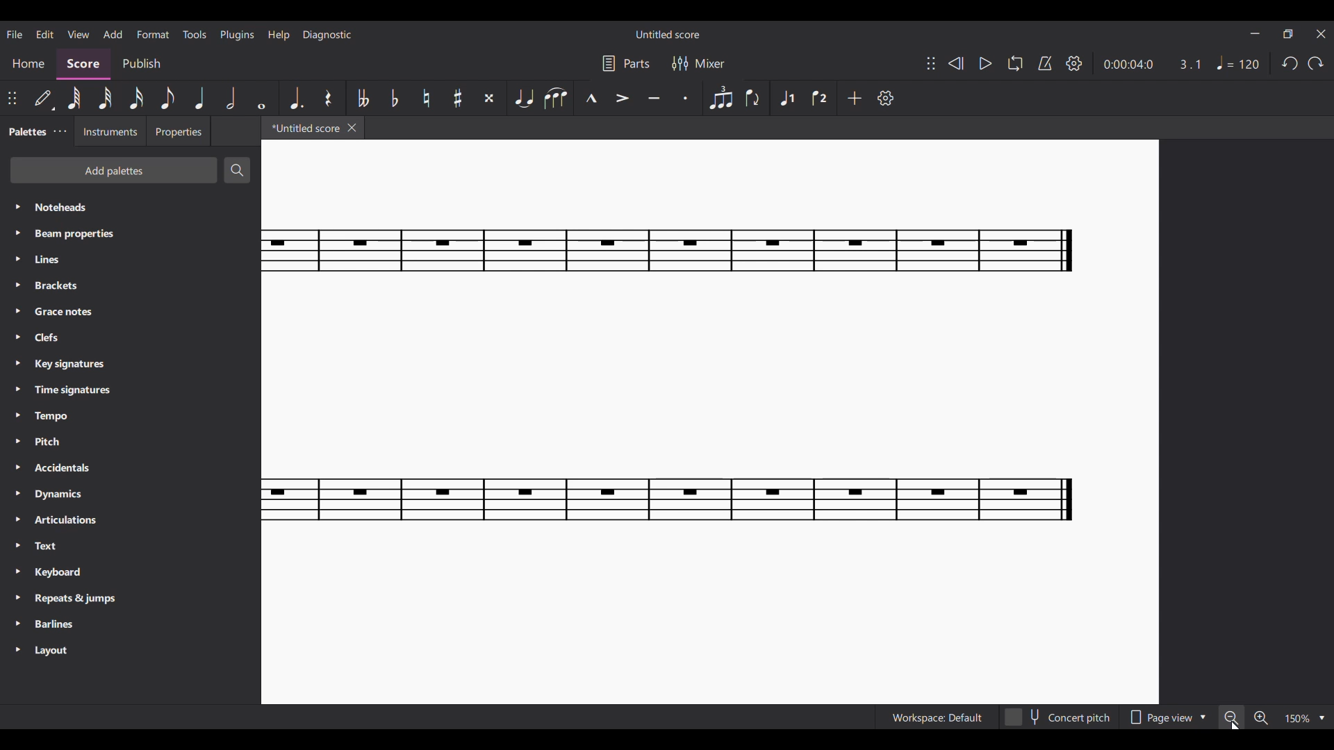  What do you see at coordinates (1164, 717) in the screenshot?
I see `Page view options` at bounding box center [1164, 717].